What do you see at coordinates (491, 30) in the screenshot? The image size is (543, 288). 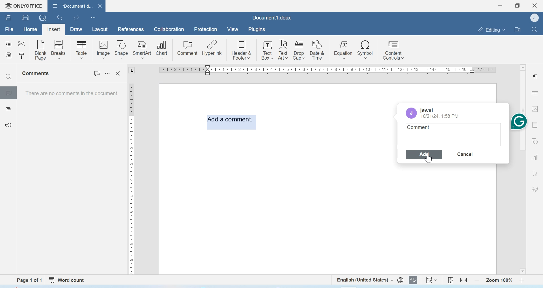 I see `Editing` at bounding box center [491, 30].